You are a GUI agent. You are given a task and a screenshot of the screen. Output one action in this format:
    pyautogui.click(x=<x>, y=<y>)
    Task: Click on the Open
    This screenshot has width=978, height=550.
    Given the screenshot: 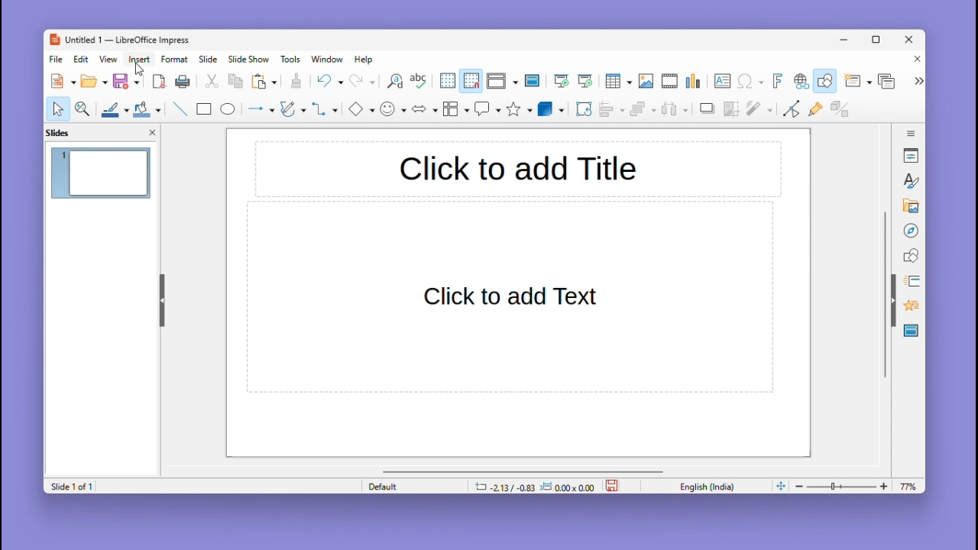 What is the action you would take?
    pyautogui.click(x=94, y=82)
    